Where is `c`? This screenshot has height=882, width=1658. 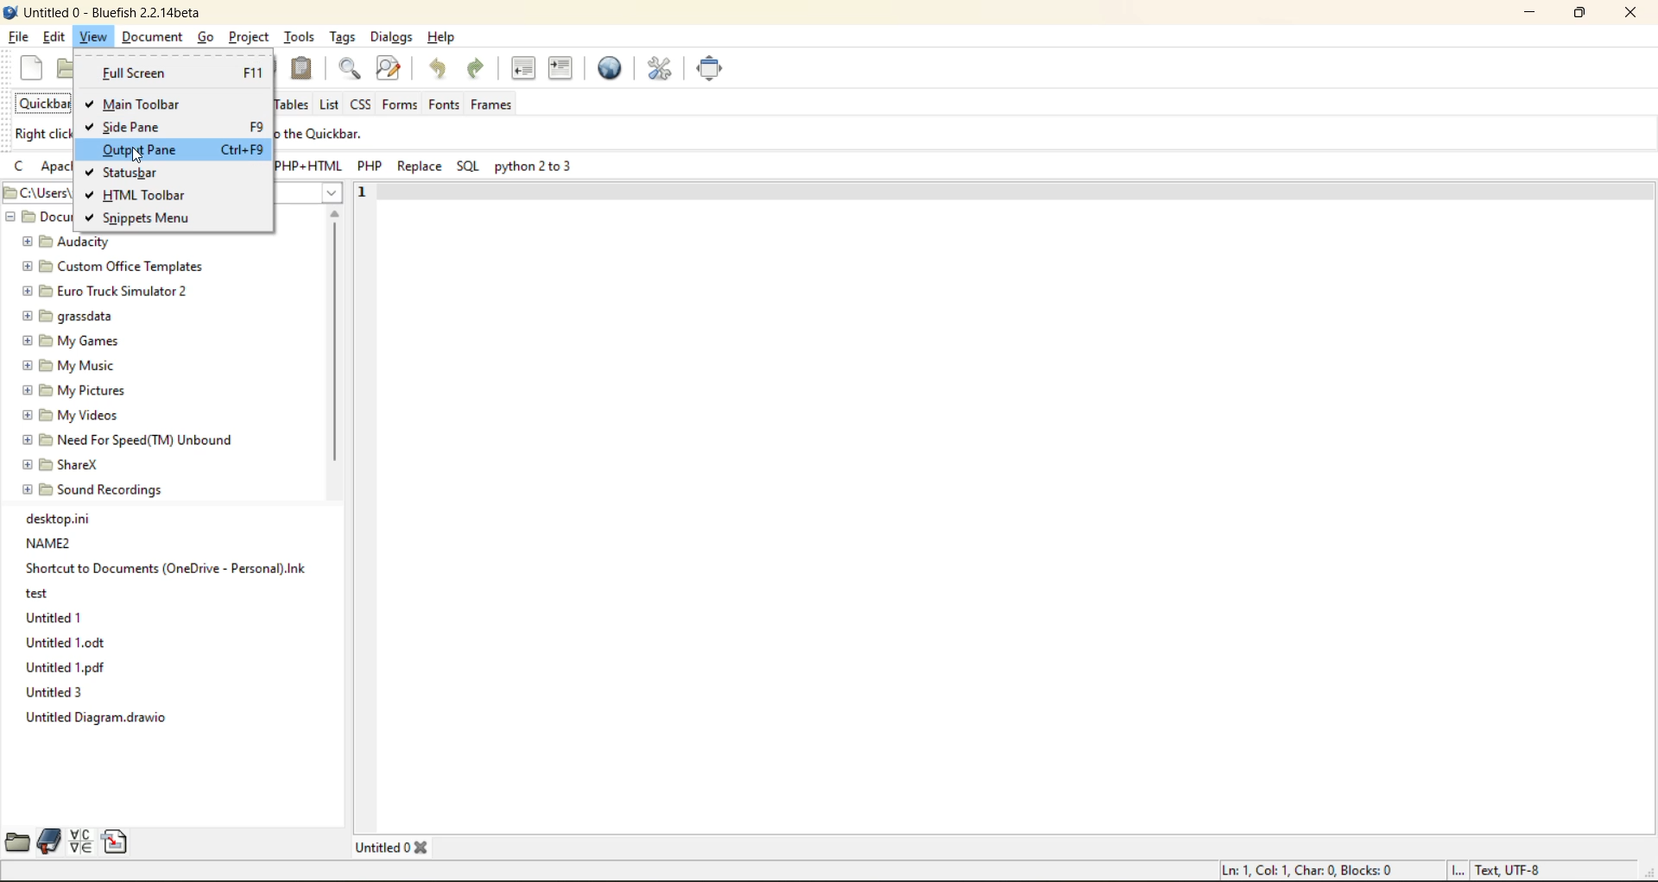
c is located at coordinates (20, 169).